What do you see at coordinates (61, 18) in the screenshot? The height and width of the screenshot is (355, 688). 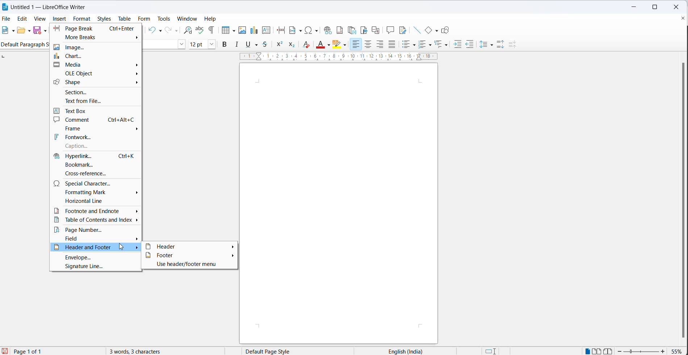 I see `insert` at bounding box center [61, 18].